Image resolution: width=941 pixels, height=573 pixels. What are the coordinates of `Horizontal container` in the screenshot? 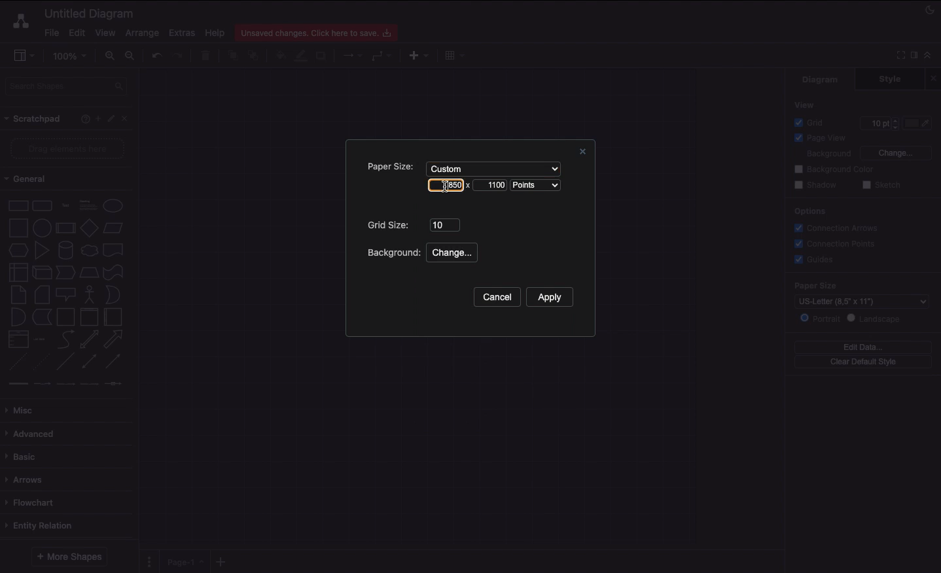 It's located at (114, 317).